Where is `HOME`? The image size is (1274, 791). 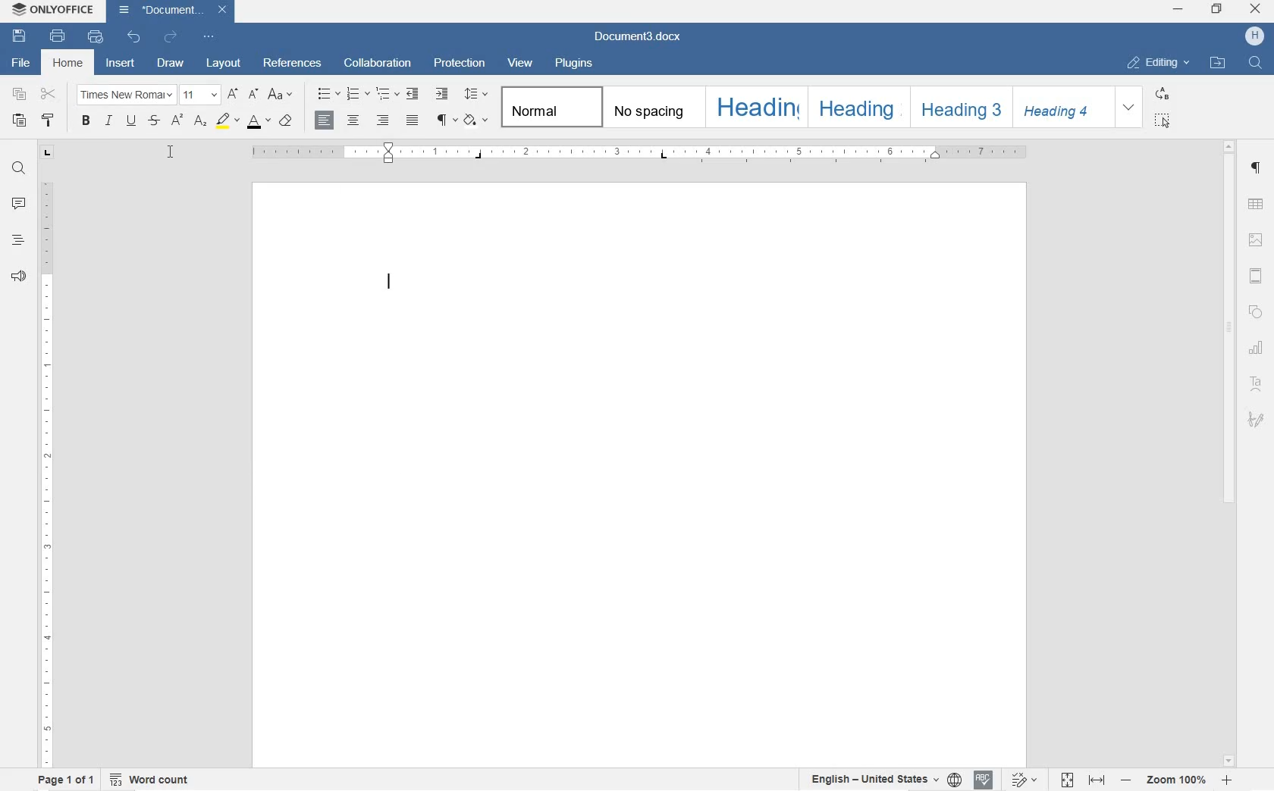
HOME is located at coordinates (67, 63).